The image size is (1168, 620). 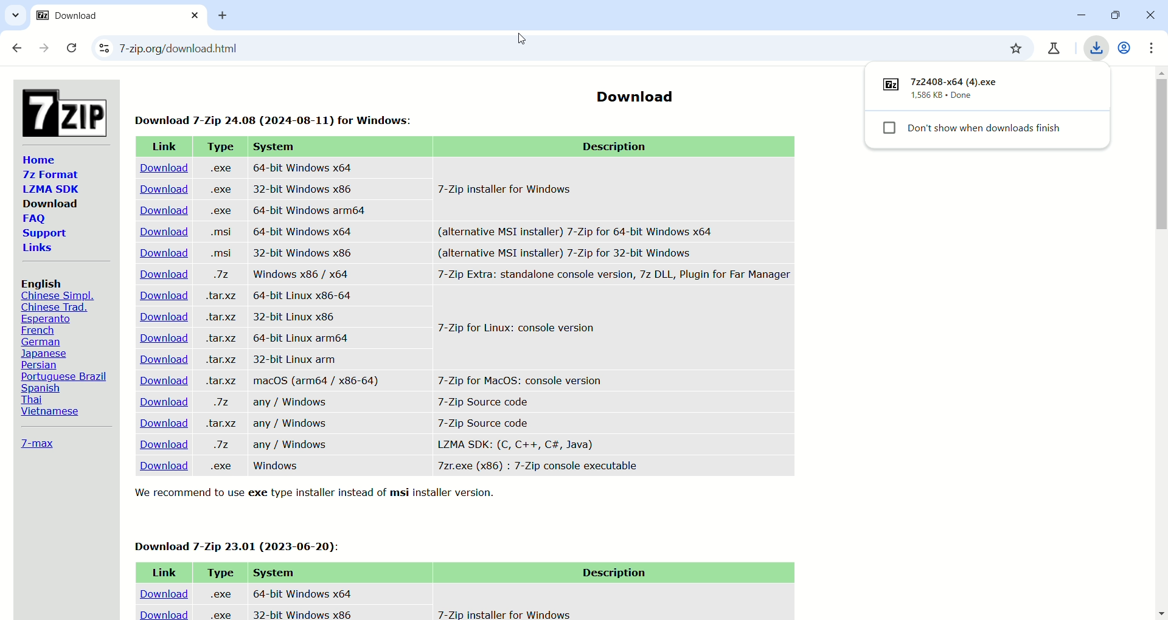 I want to click on 7-zip.org/download.html, so click(x=274, y=50).